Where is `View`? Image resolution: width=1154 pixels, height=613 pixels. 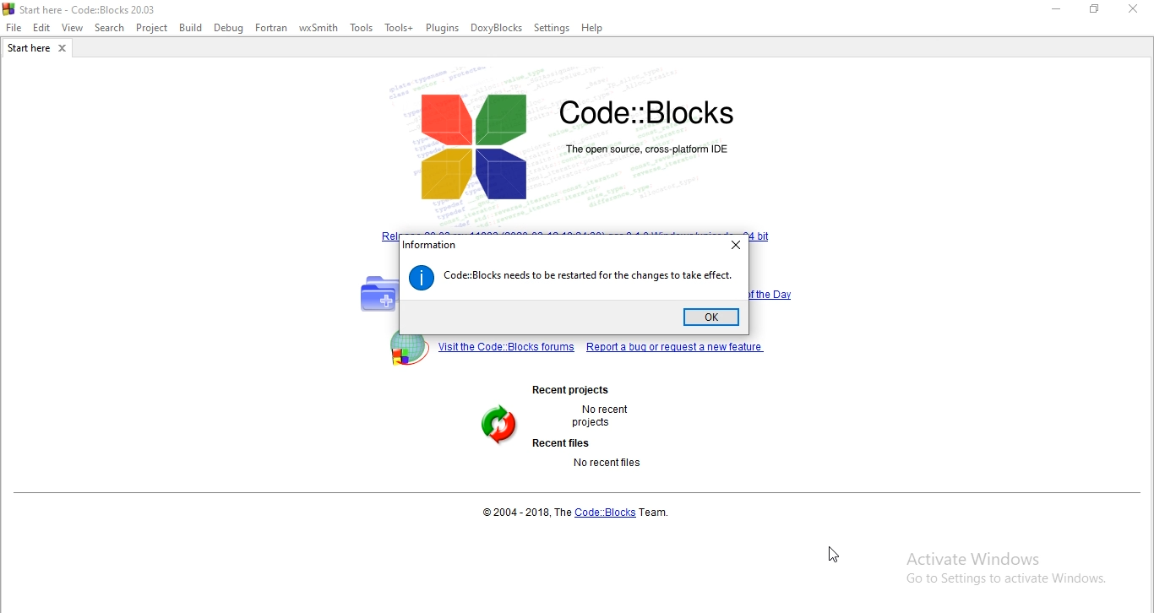 View is located at coordinates (73, 29).